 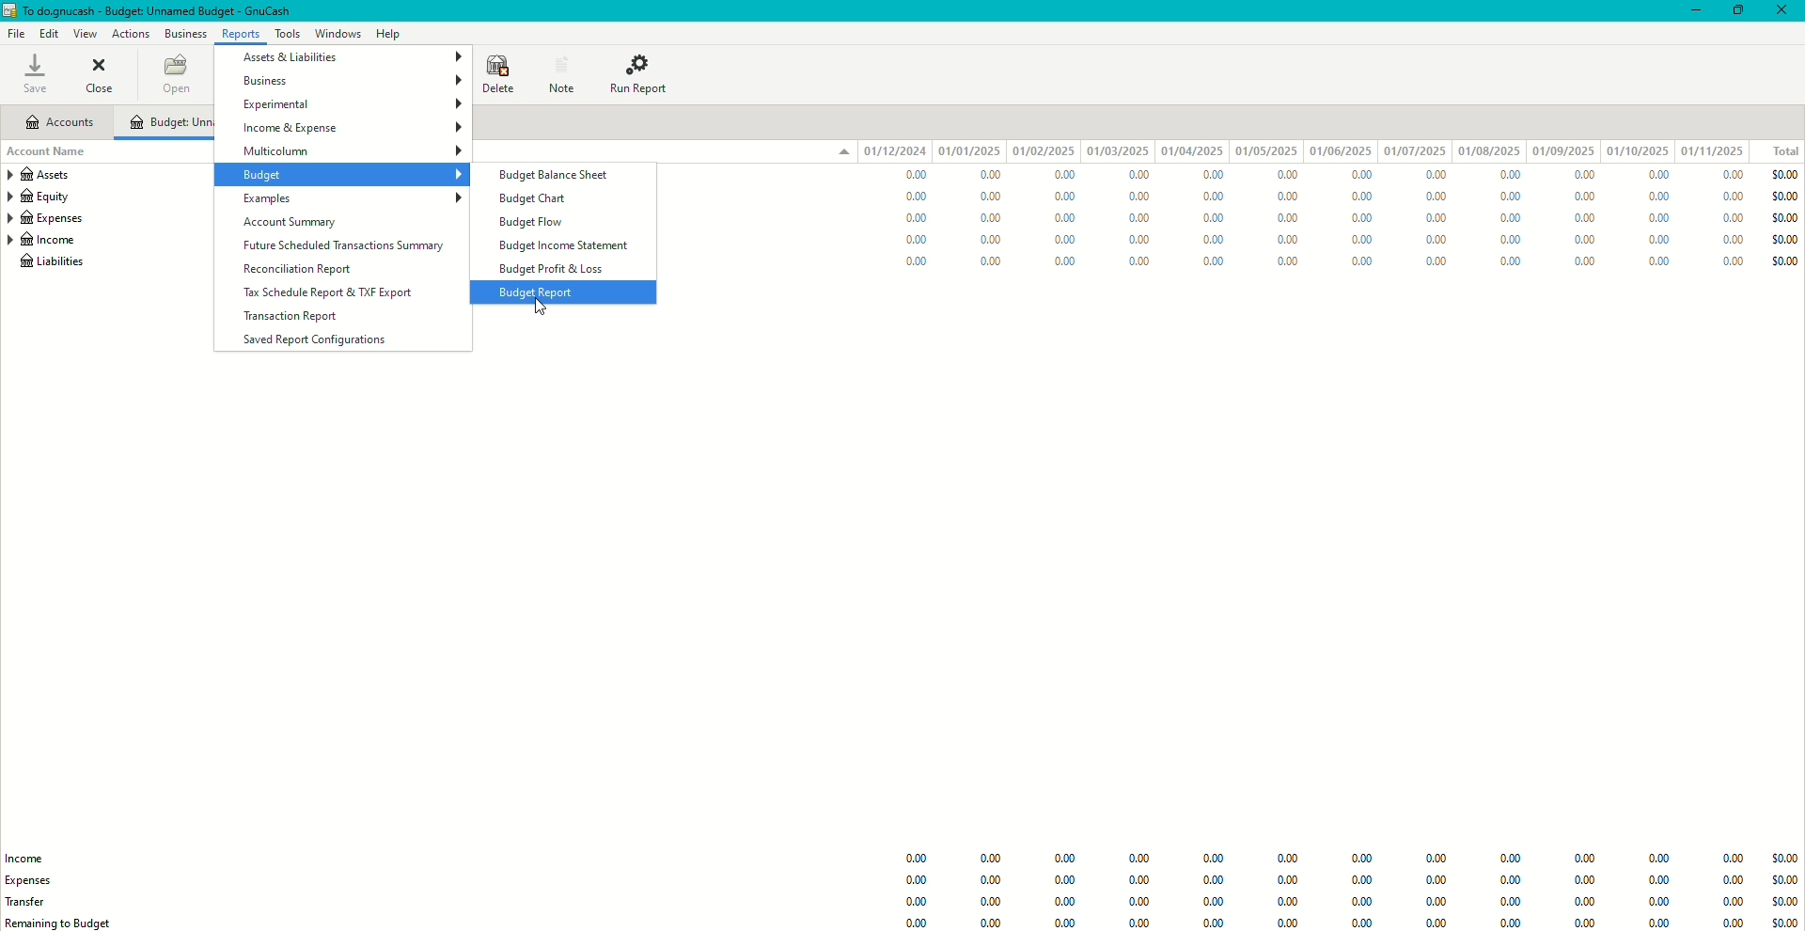 I want to click on 0.00, so click(x=1581, y=884).